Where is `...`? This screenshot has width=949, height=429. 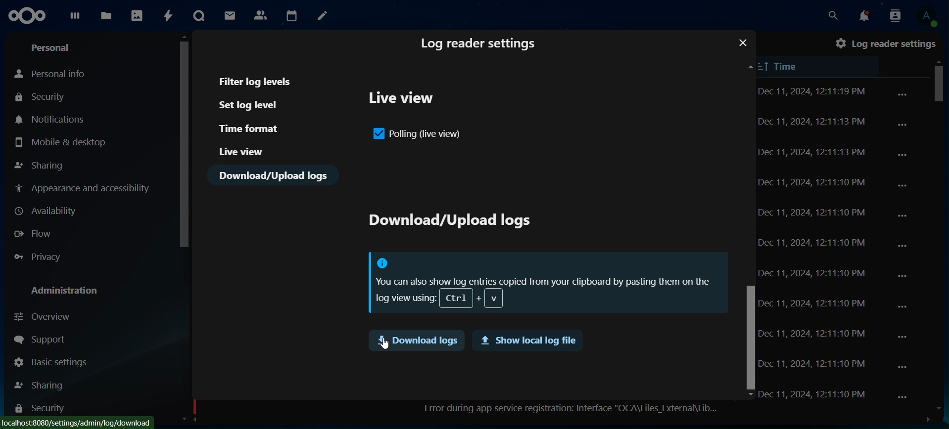 ... is located at coordinates (905, 307).